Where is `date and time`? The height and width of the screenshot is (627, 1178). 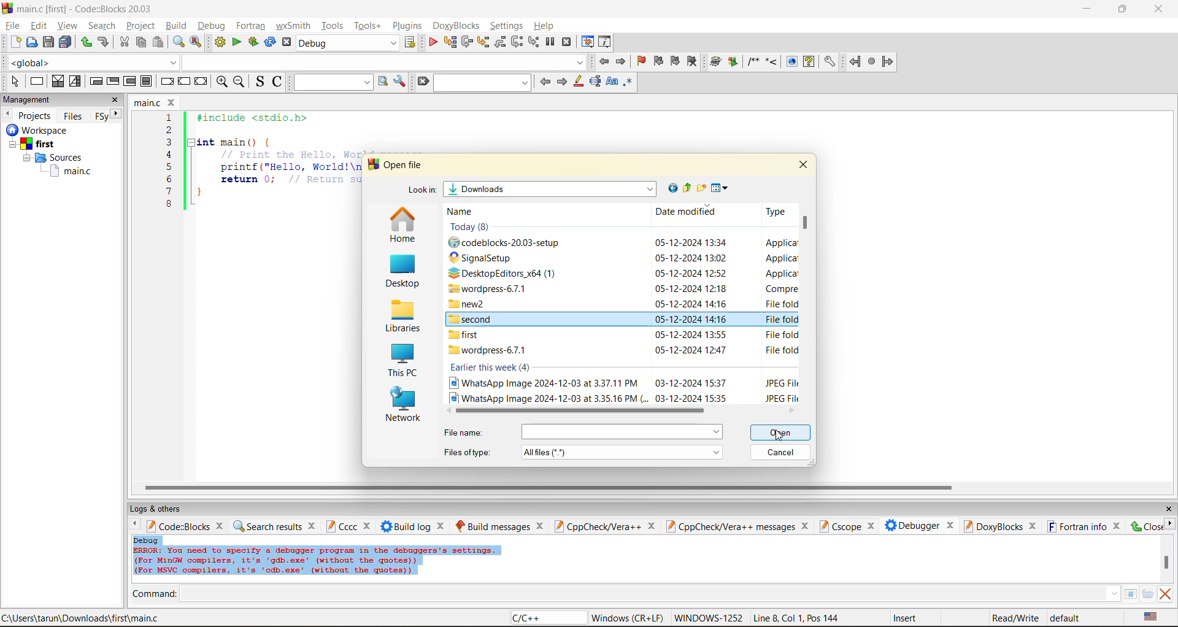 date and time is located at coordinates (690, 320).